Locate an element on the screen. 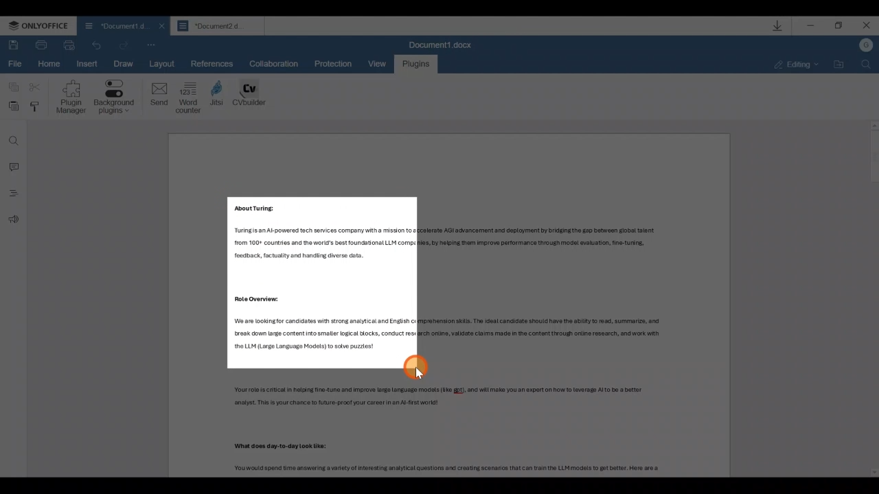 The image size is (879, 494). Minimize is located at coordinates (810, 27).